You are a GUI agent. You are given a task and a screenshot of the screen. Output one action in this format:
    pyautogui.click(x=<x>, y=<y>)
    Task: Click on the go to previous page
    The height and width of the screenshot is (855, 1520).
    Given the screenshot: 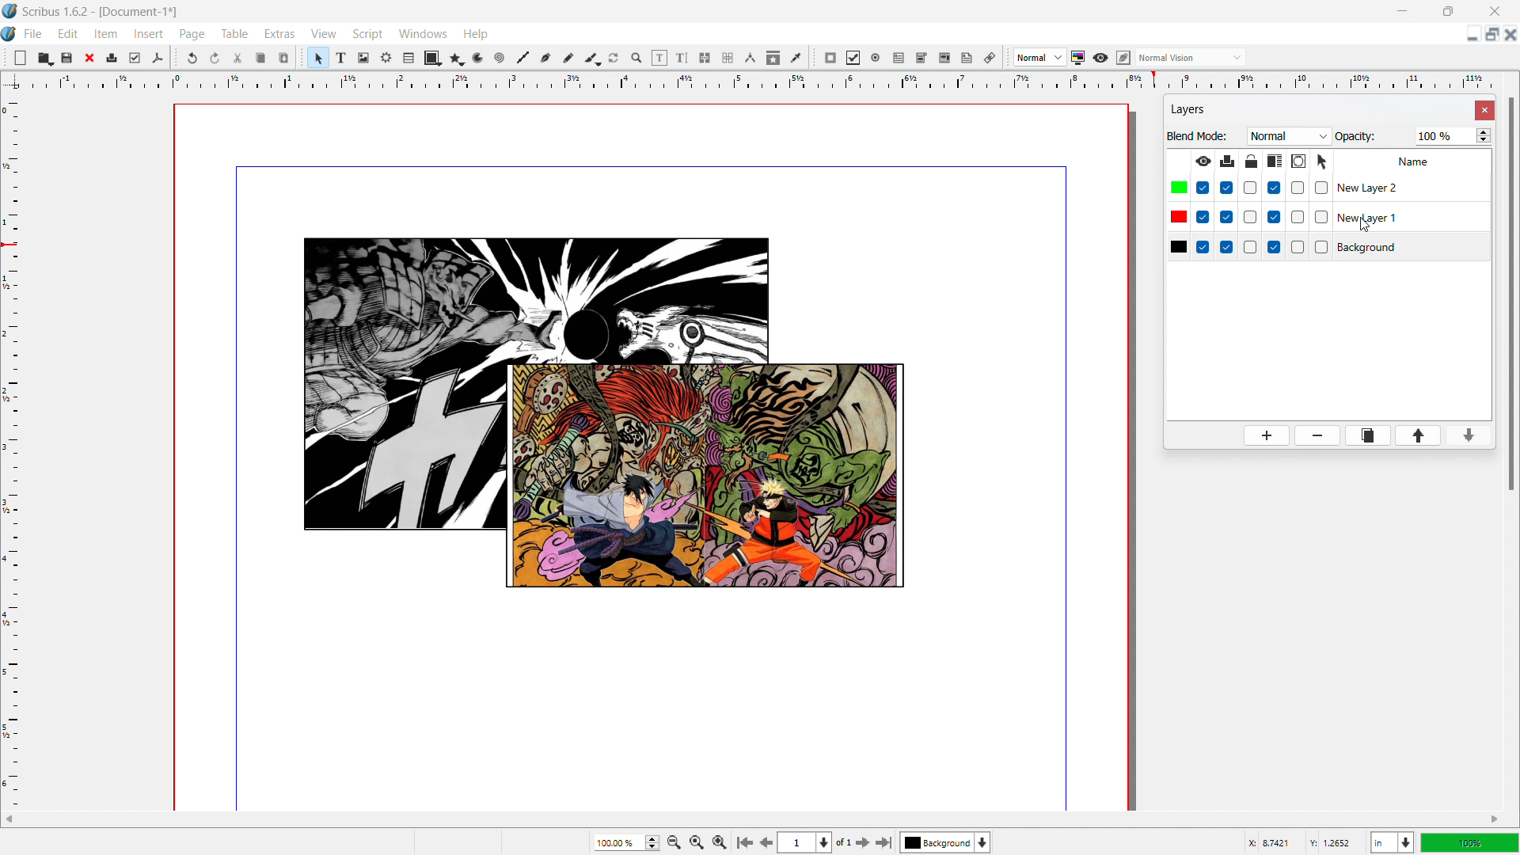 What is the action you would take?
    pyautogui.click(x=766, y=841)
    